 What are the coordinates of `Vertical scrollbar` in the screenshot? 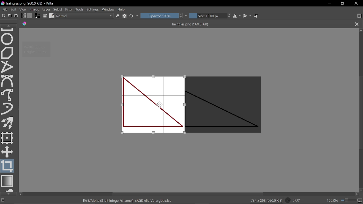 It's located at (189, 194).